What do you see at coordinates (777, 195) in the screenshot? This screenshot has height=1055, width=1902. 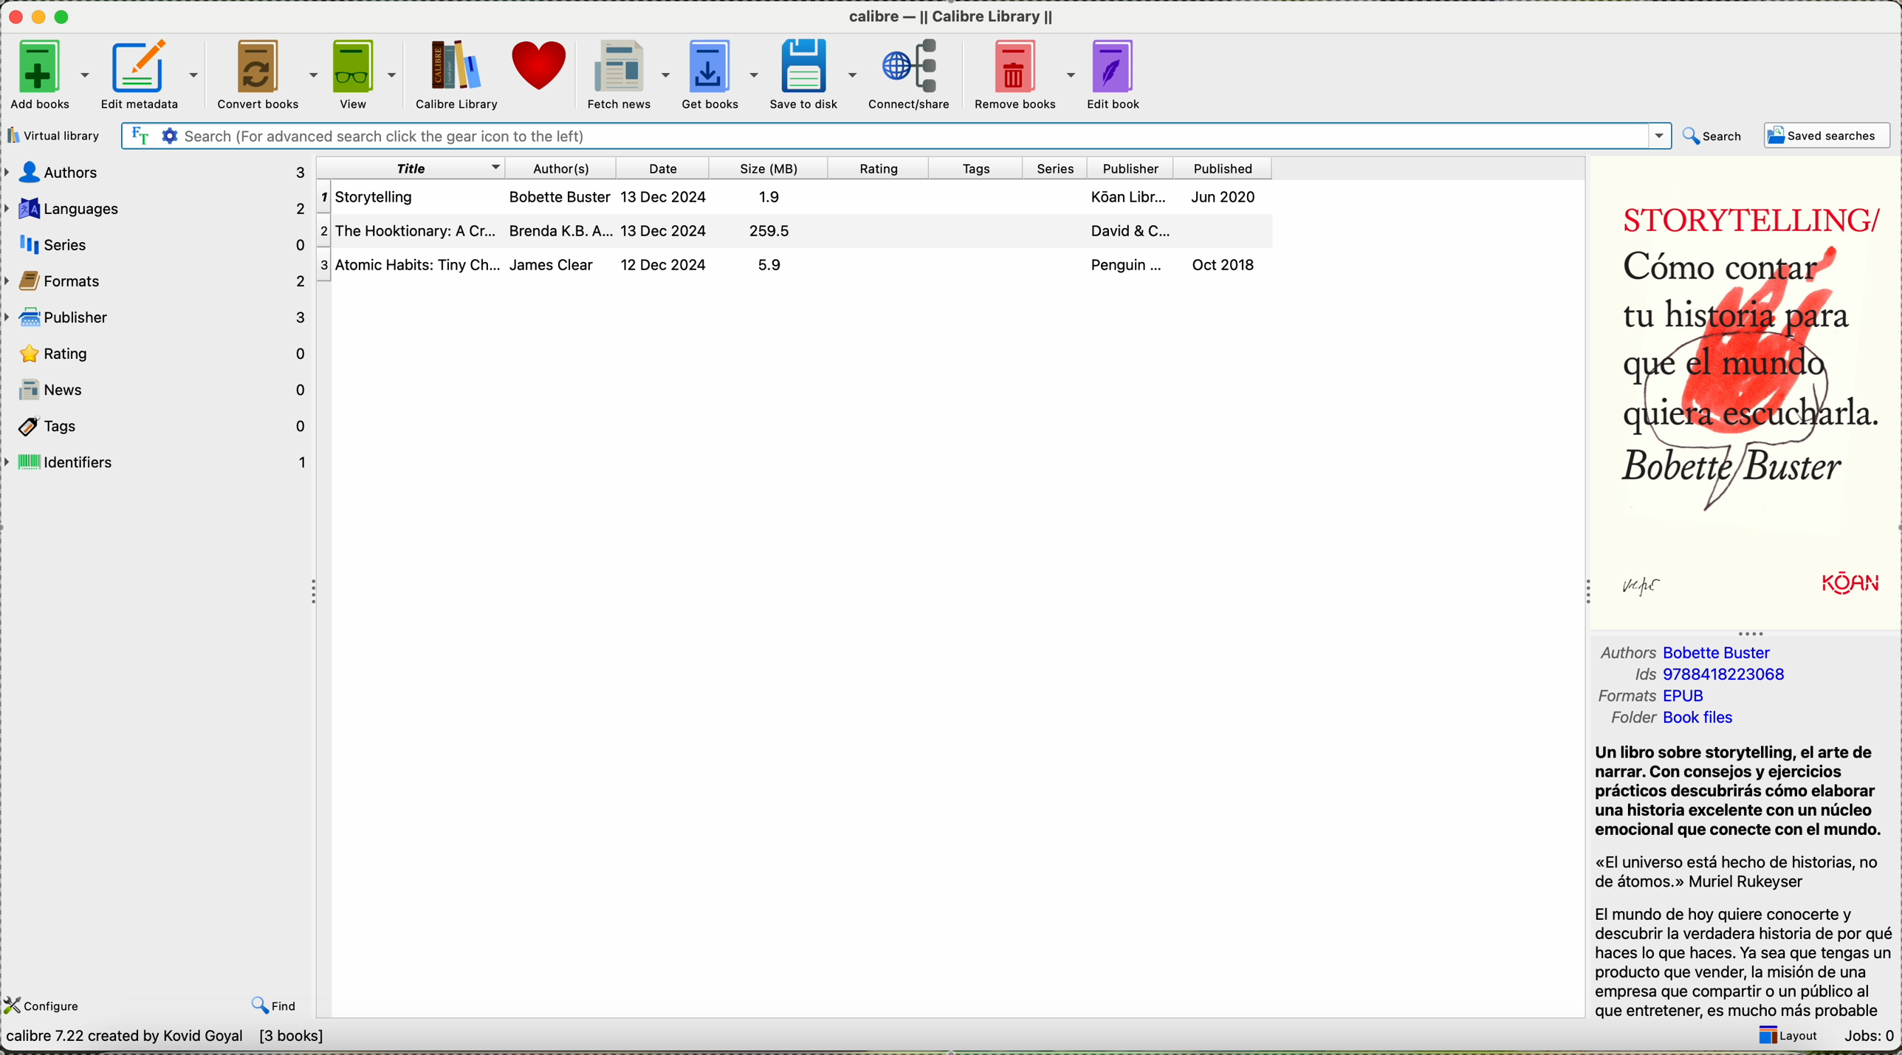 I see `1.9` at bounding box center [777, 195].